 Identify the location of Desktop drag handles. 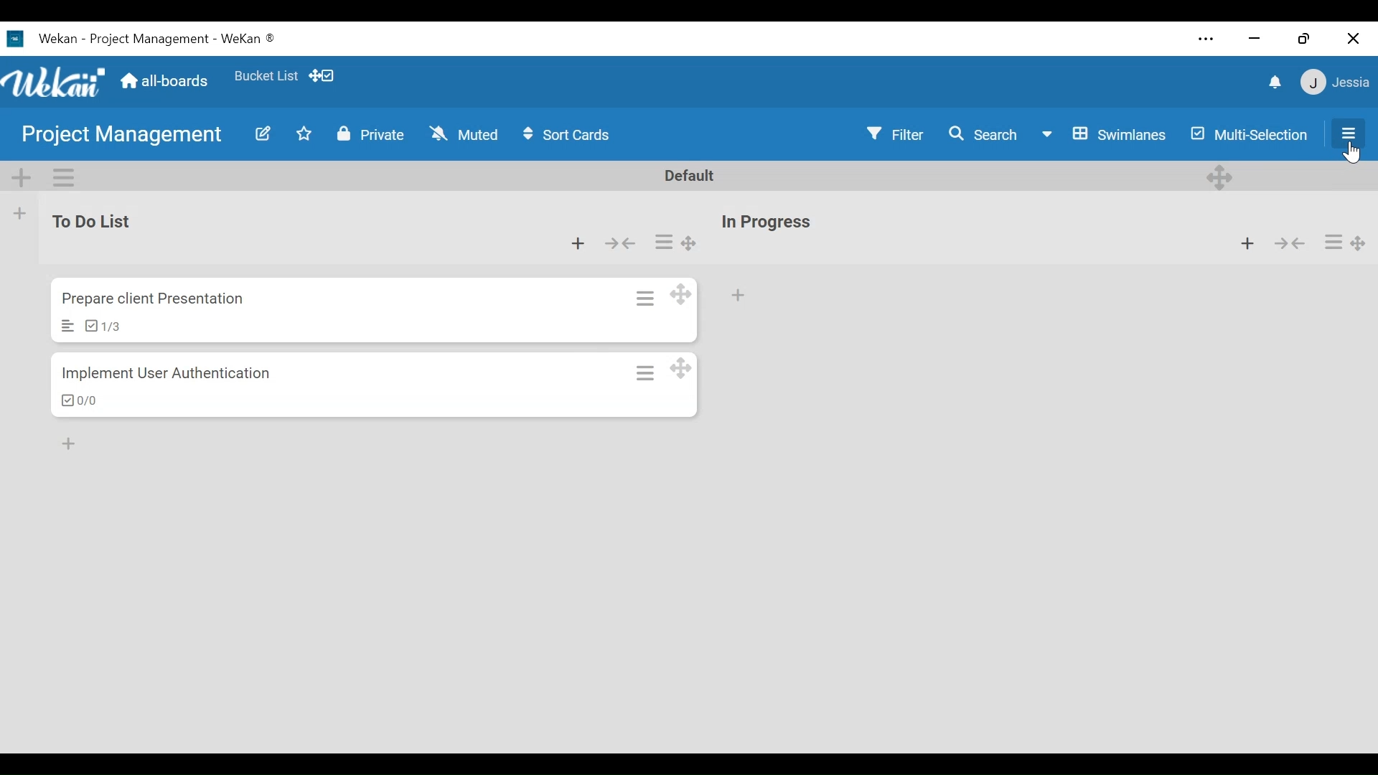
(680, 369).